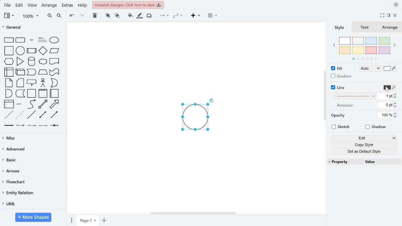  Describe the element at coordinates (8, 6) in the screenshot. I see `file` at that location.